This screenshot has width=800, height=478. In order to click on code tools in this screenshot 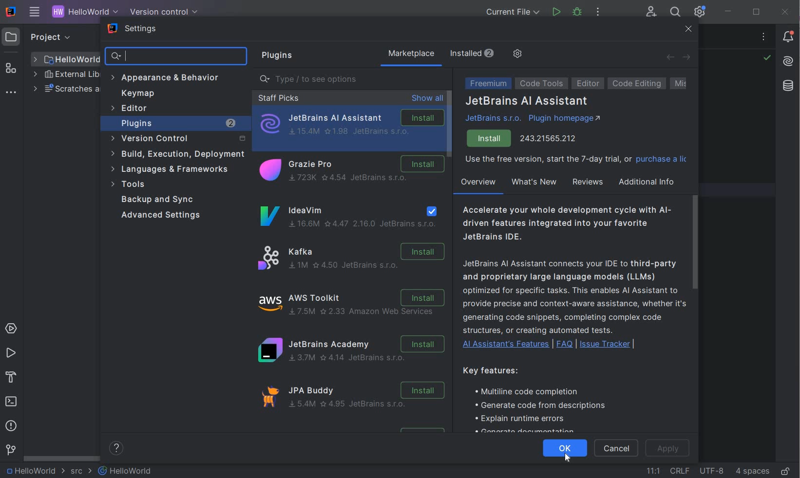, I will do `click(542, 85)`.